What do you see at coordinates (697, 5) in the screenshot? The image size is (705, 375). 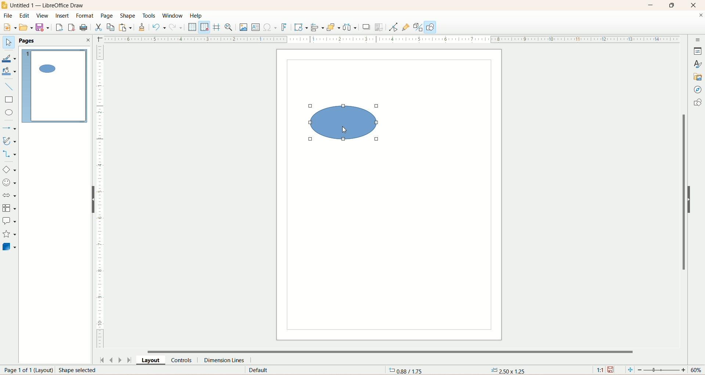 I see `close` at bounding box center [697, 5].